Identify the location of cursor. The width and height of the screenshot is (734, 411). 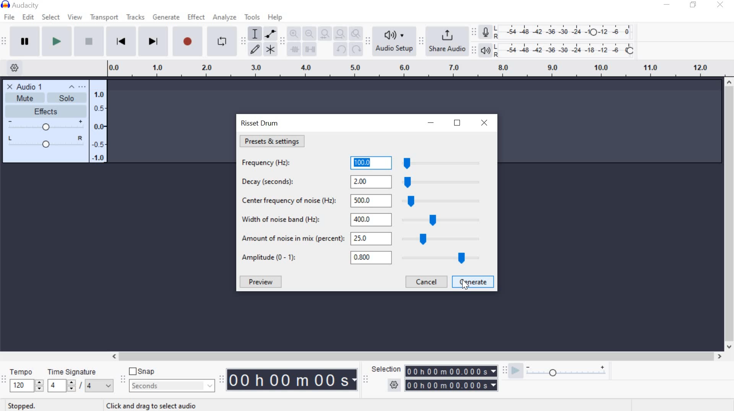
(466, 286).